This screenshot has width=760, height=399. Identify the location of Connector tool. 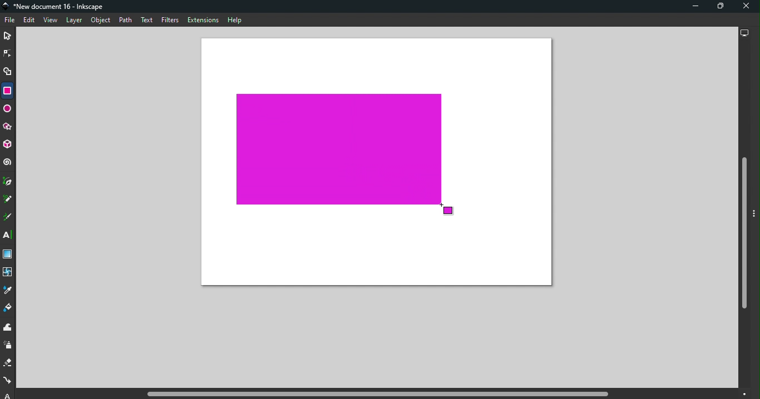
(8, 381).